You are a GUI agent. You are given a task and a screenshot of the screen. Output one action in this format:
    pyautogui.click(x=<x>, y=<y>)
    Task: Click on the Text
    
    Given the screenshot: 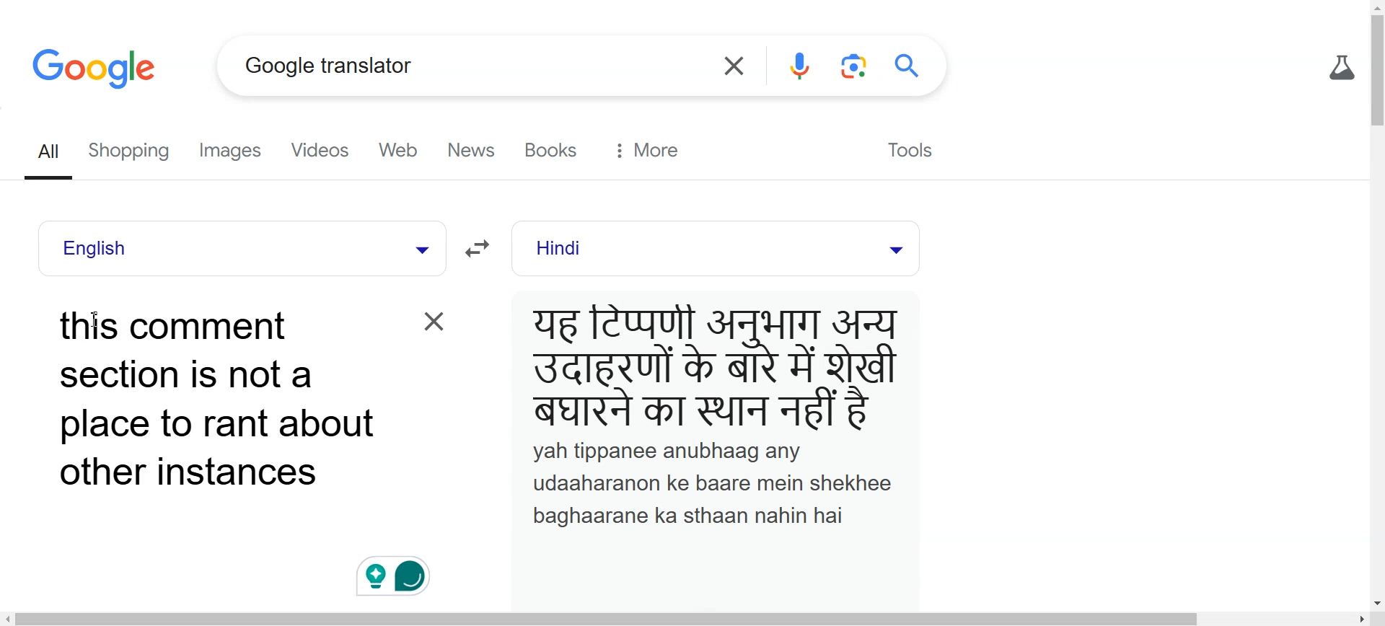 What is the action you would take?
    pyautogui.click(x=329, y=65)
    